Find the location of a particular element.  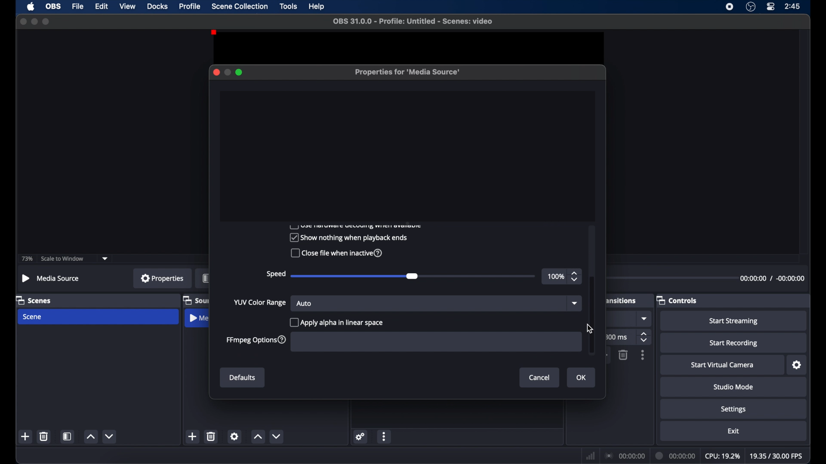

tools is located at coordinates (289, 6).